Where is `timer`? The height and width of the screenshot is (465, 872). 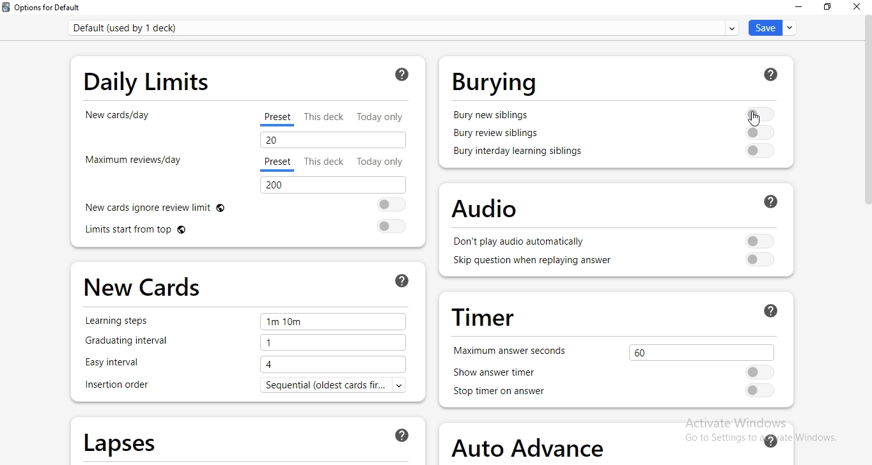 timer is located at coordinates (482, 316).